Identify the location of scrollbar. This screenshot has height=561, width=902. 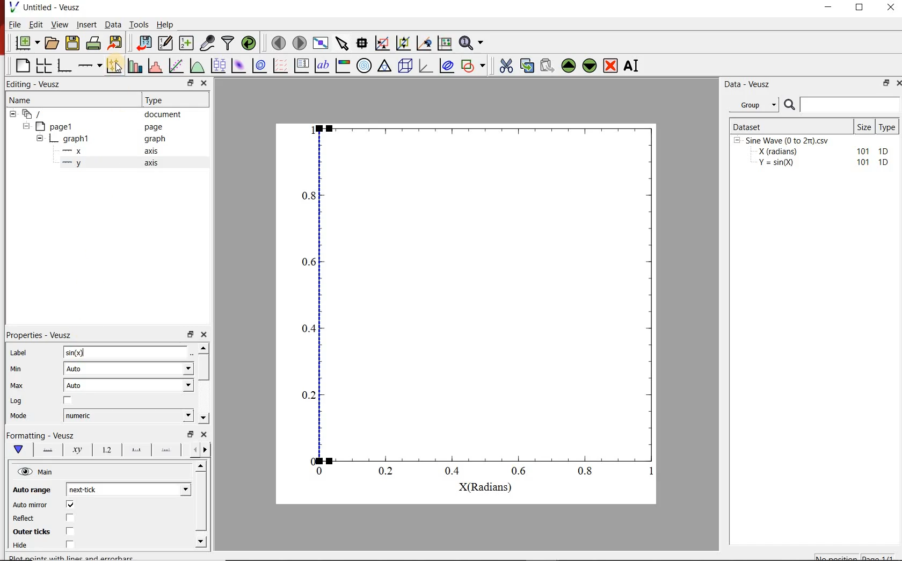
(205, 368).